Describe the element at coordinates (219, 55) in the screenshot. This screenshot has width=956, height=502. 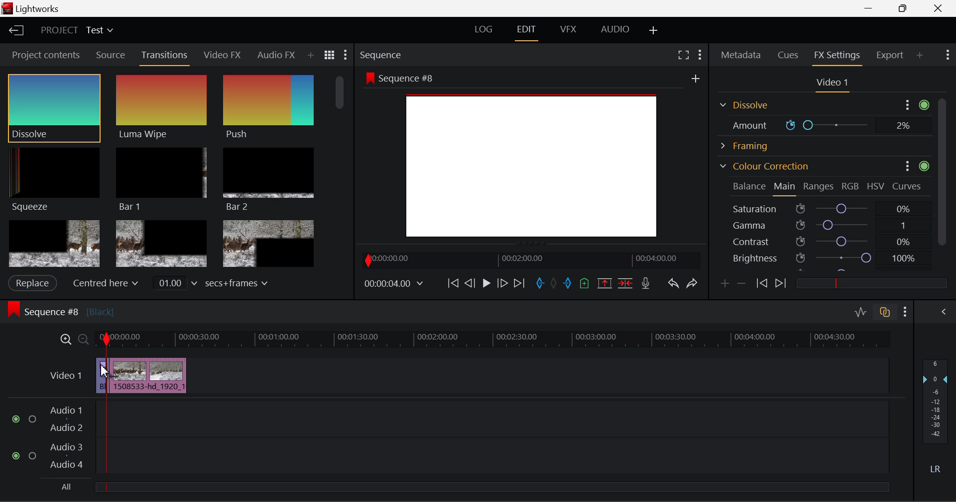
I see `Video FX` at that location.